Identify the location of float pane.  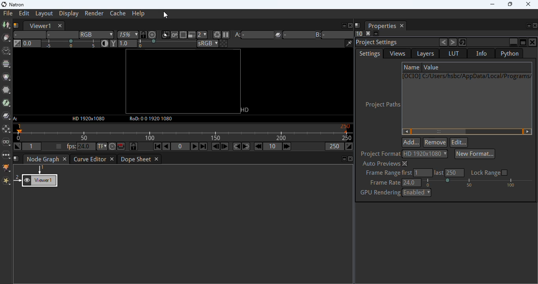
(523, 42).